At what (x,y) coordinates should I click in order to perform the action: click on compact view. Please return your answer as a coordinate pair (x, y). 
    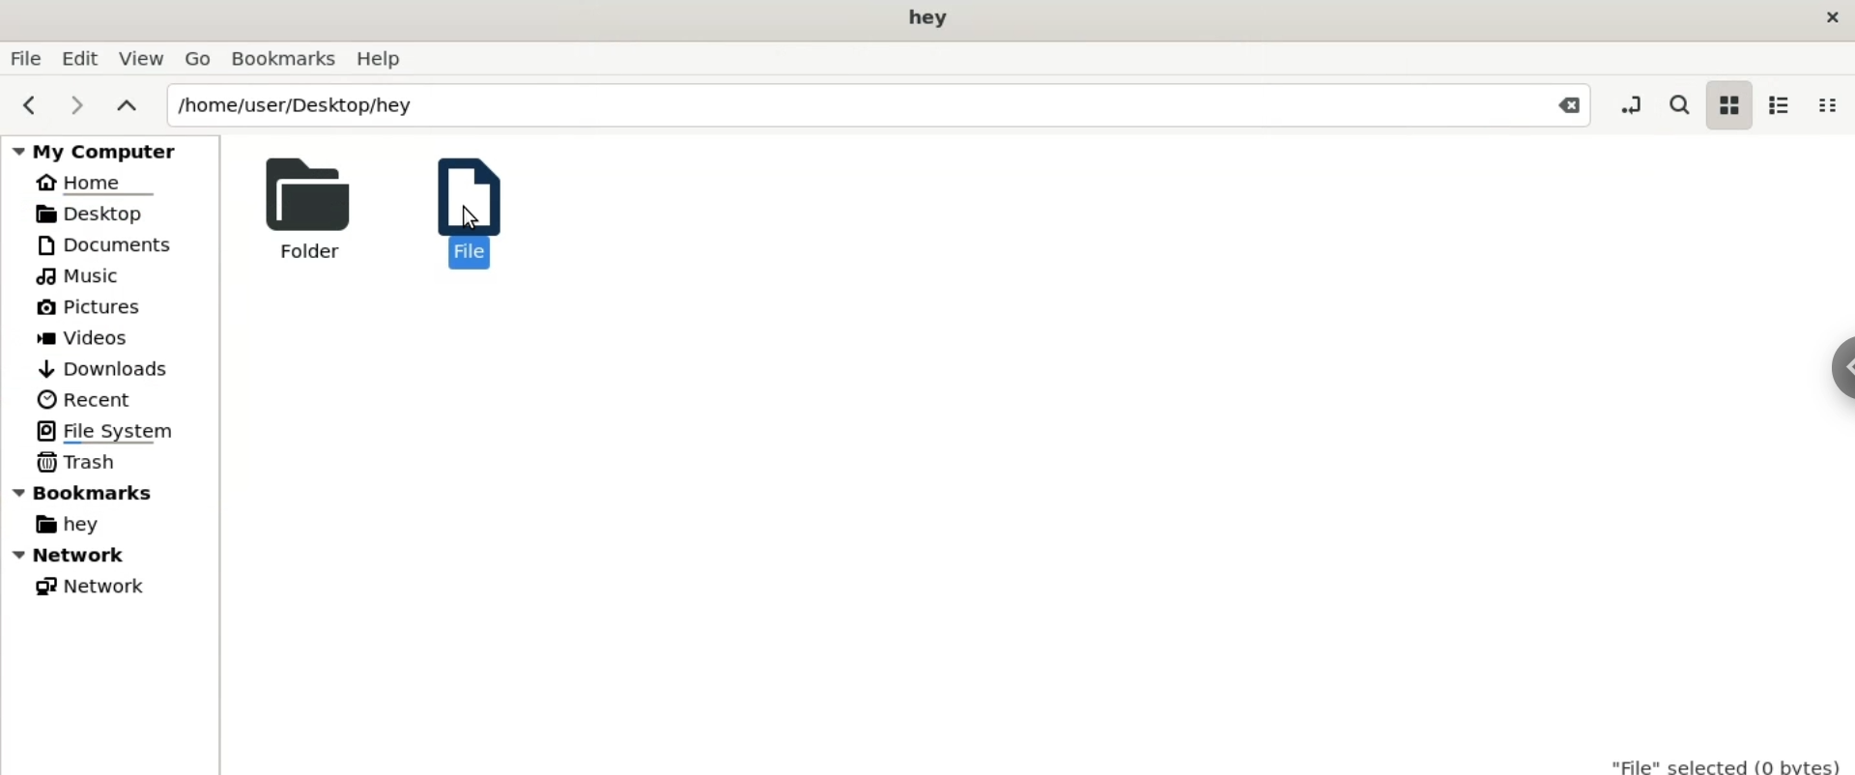
    Looking at the image, I should click on (1827, 105).